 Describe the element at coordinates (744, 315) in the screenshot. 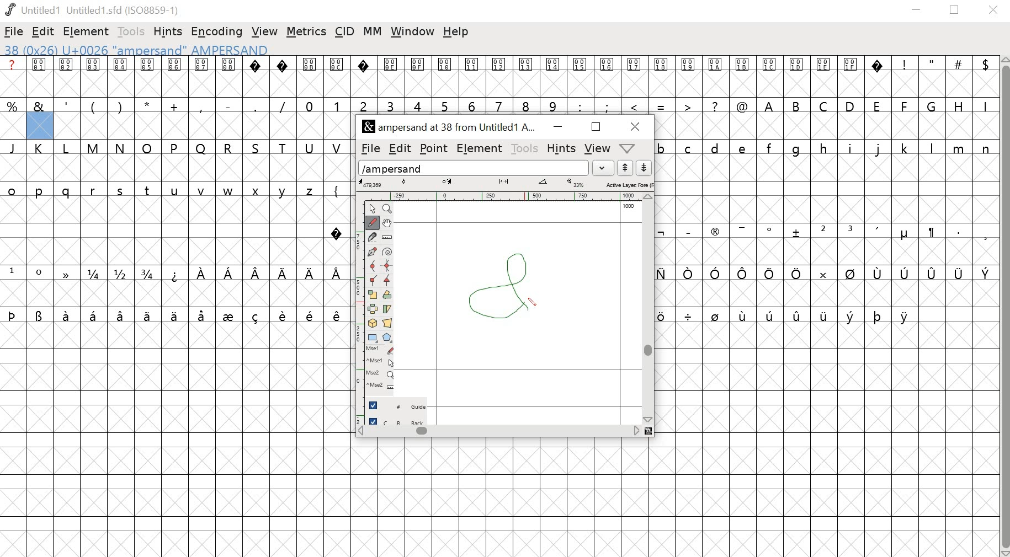

I see `symbol` at that location.